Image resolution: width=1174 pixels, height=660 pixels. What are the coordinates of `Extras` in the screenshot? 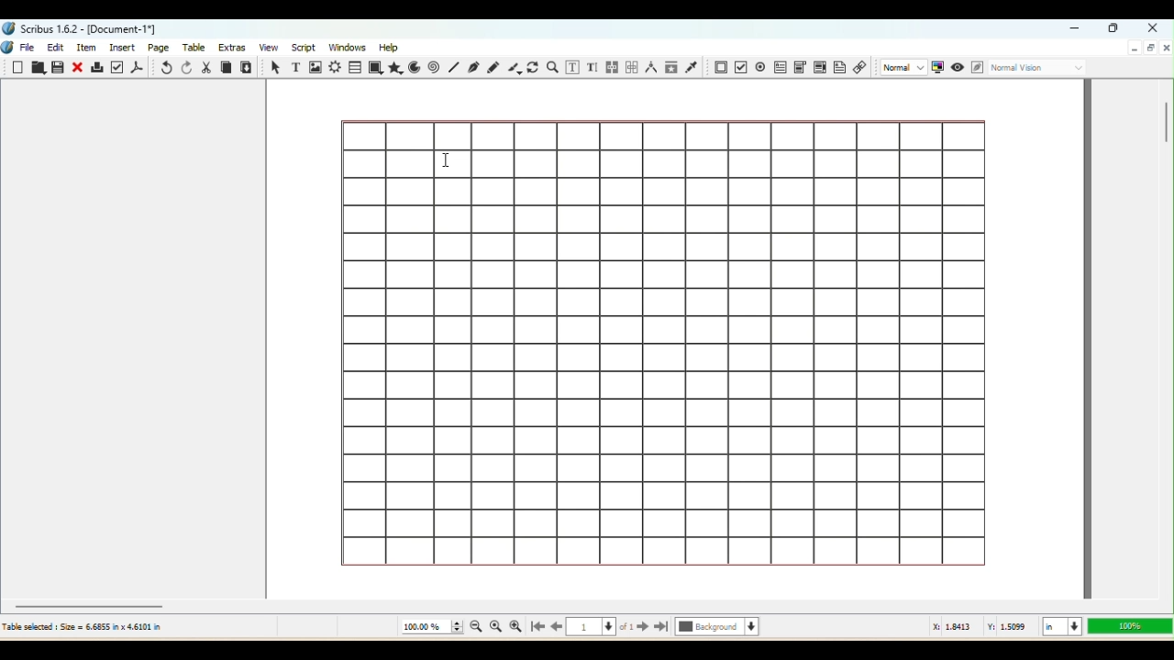 It's located at (234, 47).